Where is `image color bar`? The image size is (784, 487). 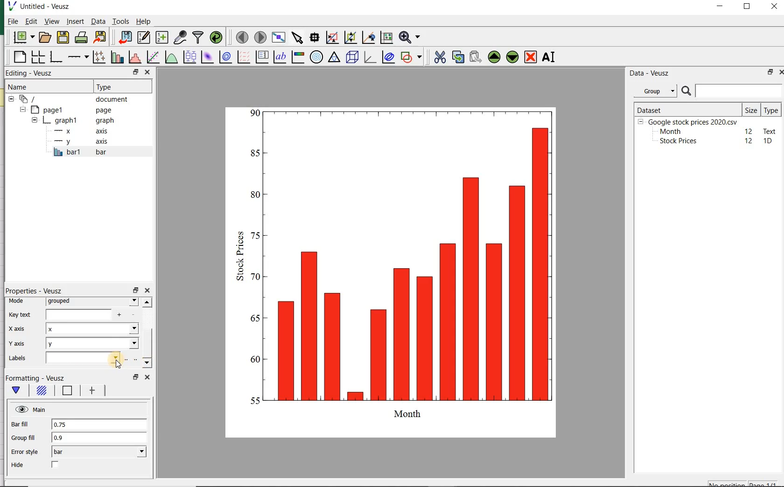
image color bar is located at coordinates (297, 57).